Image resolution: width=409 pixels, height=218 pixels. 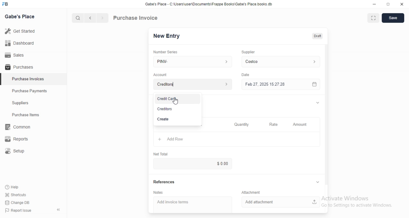 What do you see at coordinates (175, 101) in the screenshot?
I see `Cursor` at bounding box center [175, 101].